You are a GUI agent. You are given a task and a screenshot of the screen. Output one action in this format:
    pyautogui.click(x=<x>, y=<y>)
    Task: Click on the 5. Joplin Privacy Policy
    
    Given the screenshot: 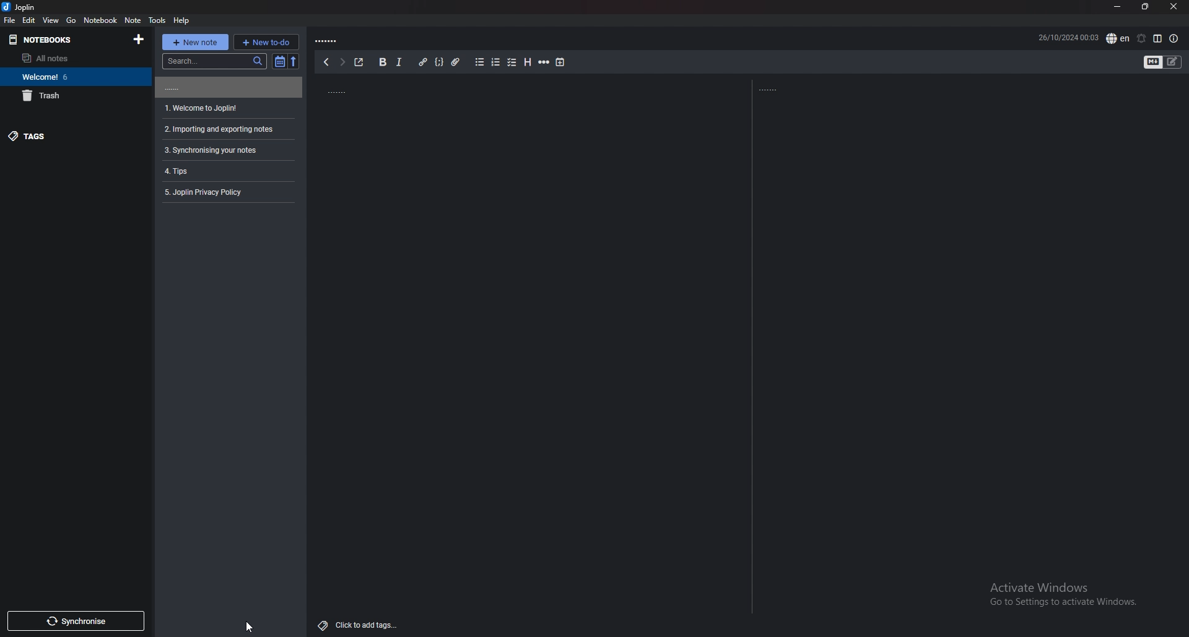 What is the action you would take?
    pyautogui.click(x=209, y=192)
    